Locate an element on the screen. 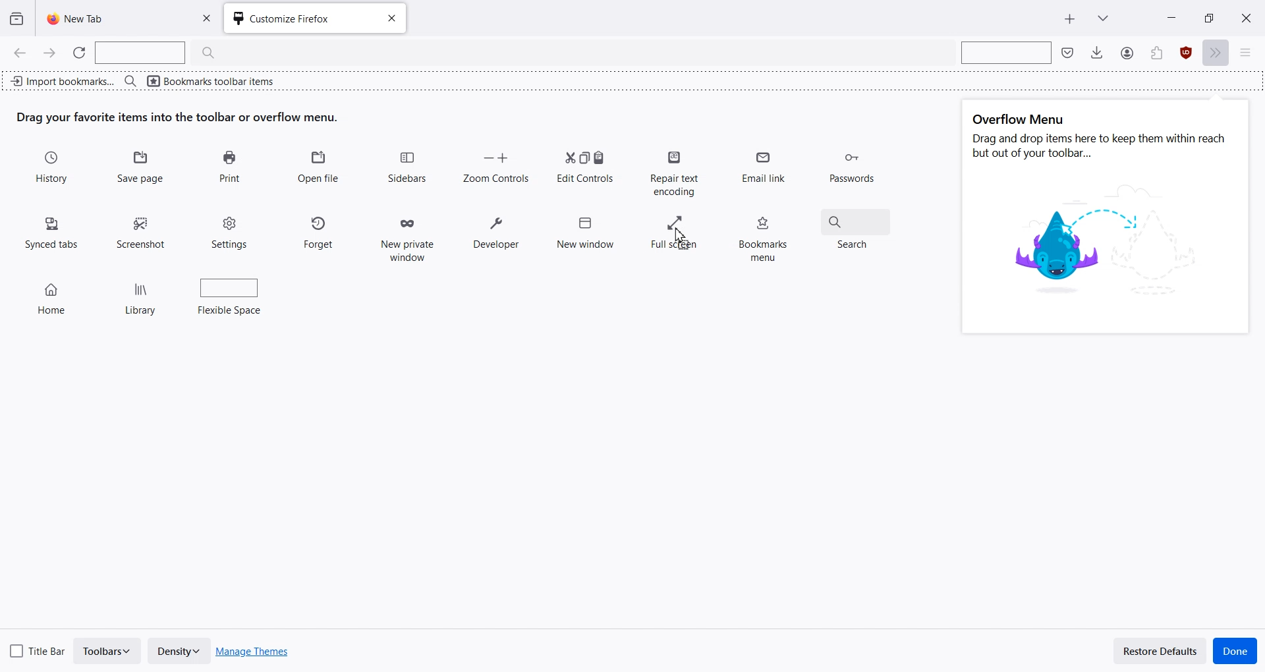 This screenshot has width=1265, height=672. Close is located at coordinates (1246, 17).